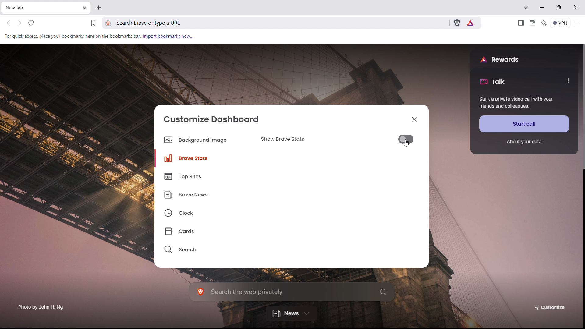 Image resolution: width=585 pixels, height=329 pixels. I want to click on cursor, so click(407, 144).